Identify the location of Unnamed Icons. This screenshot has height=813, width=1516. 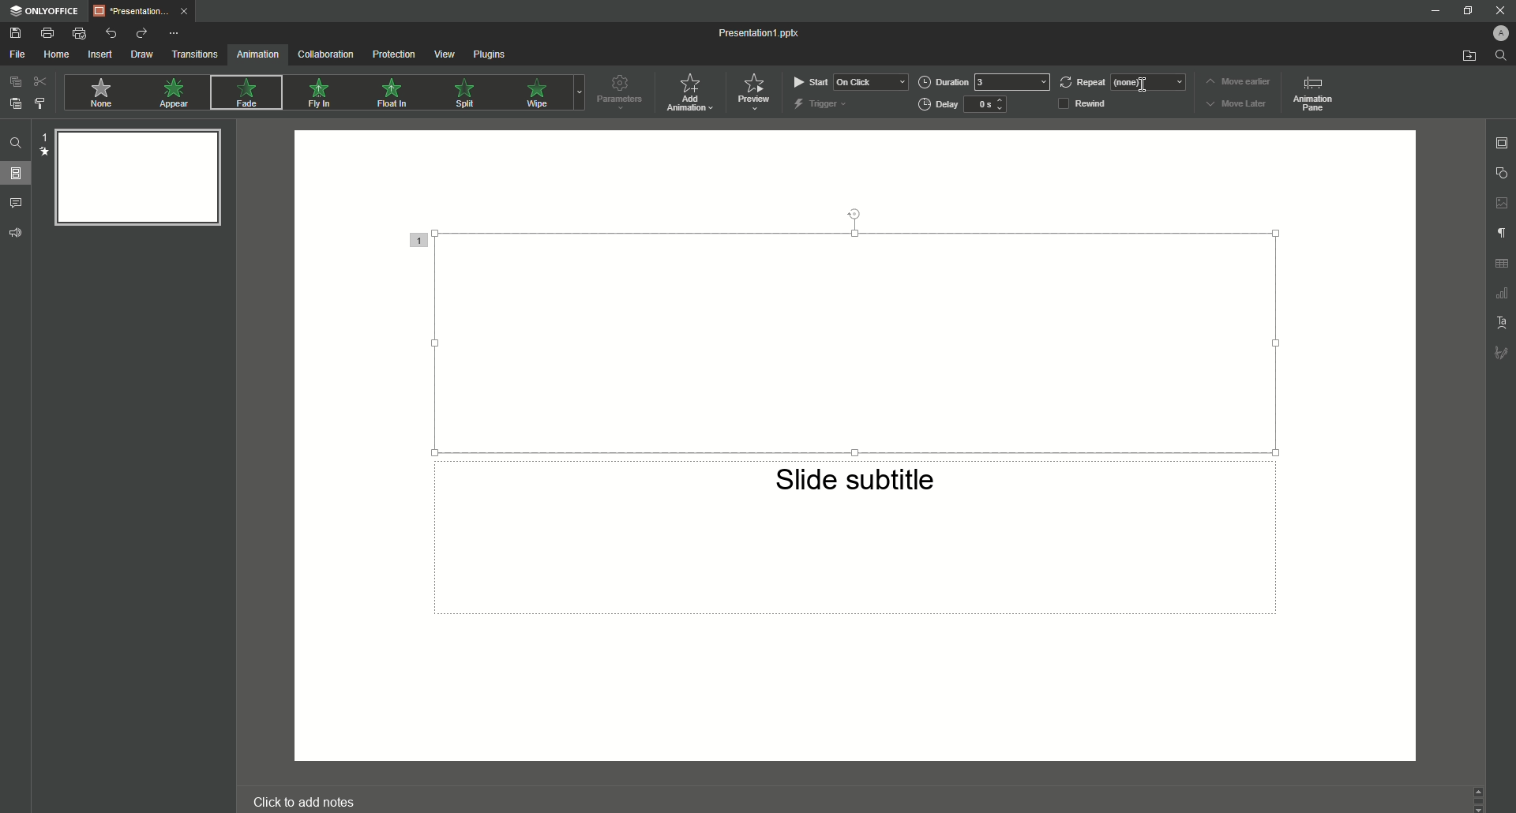
(1502, 264).